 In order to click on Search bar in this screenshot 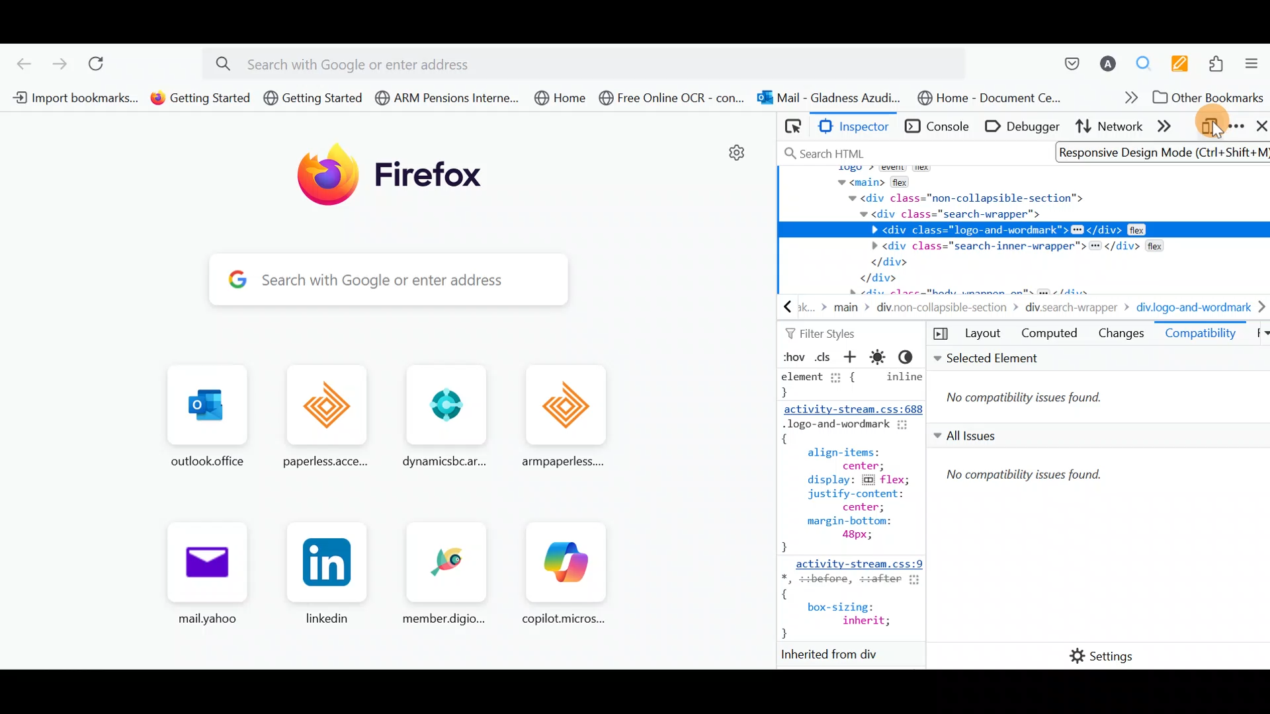, I will do `click(375, 280)`.